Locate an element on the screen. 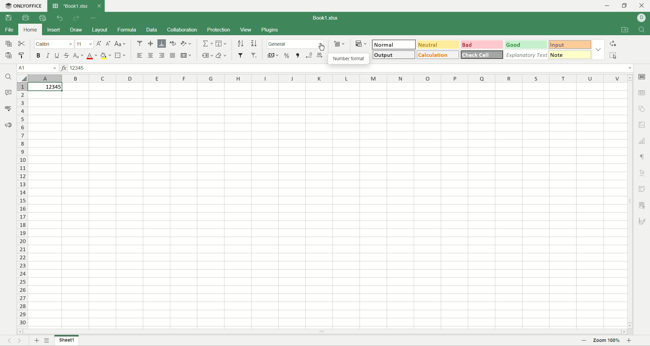 The height and width of the screenshot is (346, 650). strikethrough is located at coordinates (67, 55).